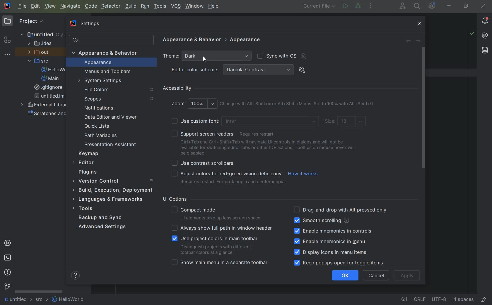 The width and height of the screenshot is (492, 305). What do you see at coordinates (21, 6) in the screenshot?
I see `MAIN MENU` at bounding box center [21, 6].